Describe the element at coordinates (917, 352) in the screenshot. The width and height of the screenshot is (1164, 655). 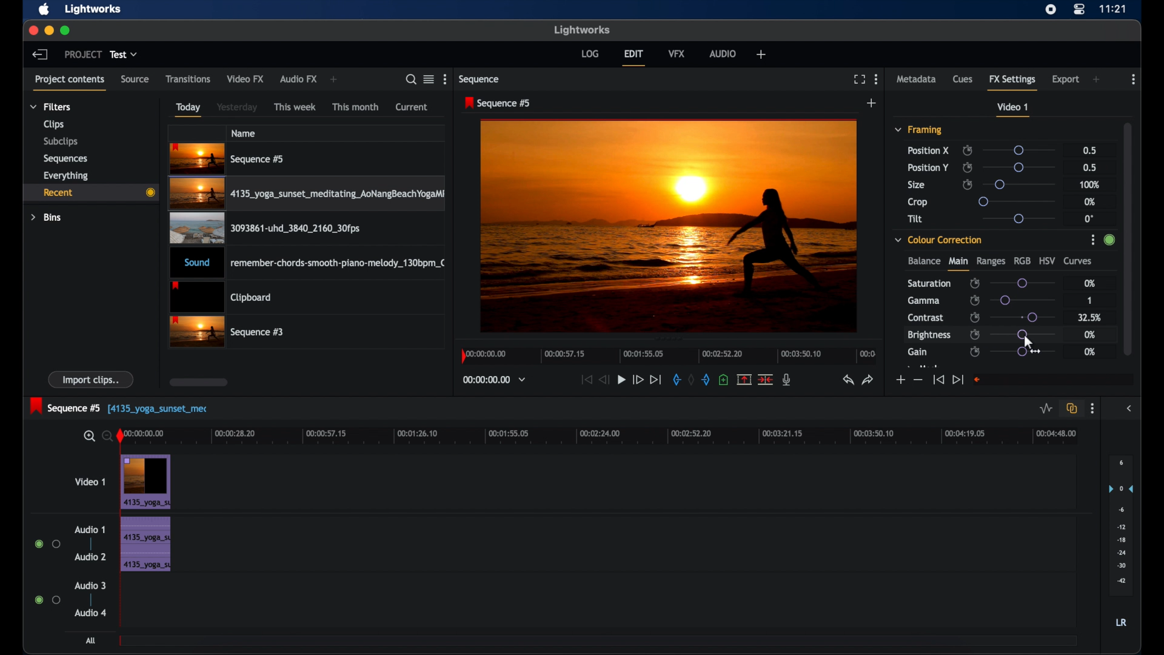
I see `gain` at that location.